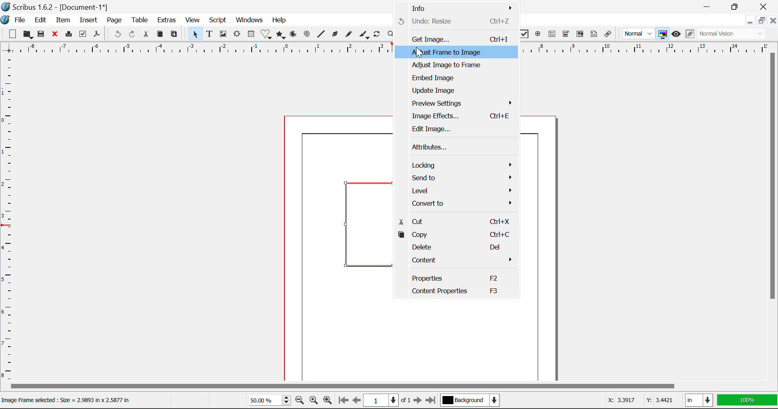 The width and height of the screenshot is (778, 409). I want to click on Image Effects, so click(457, 117).